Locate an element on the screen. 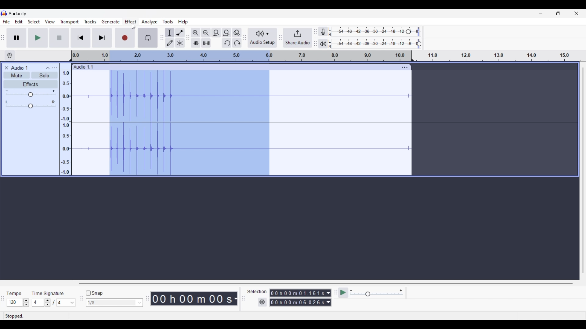  Type in time signature is located at coordinates (38, 302).